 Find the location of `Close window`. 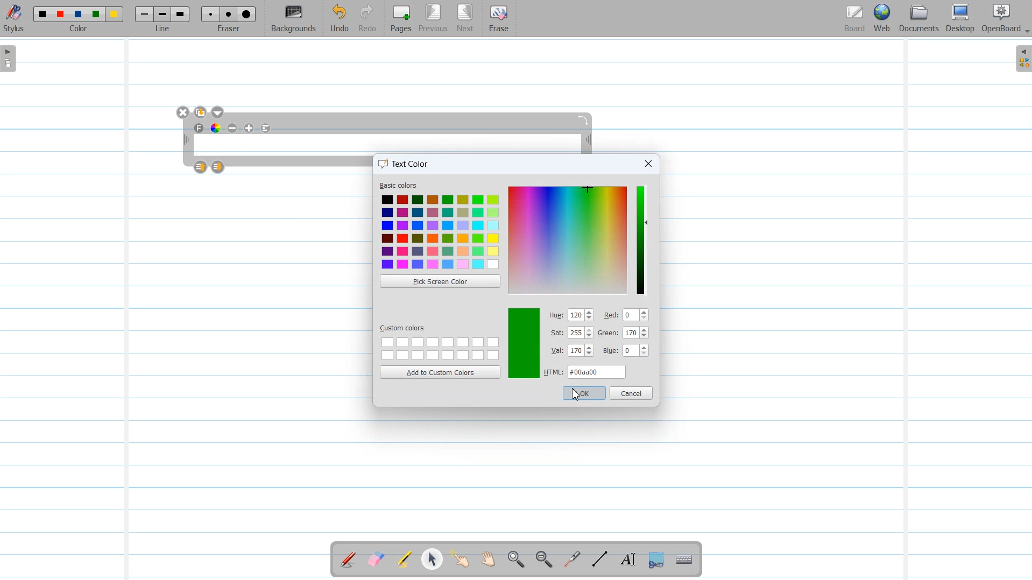

Close window is located at coordinates (647, 164).